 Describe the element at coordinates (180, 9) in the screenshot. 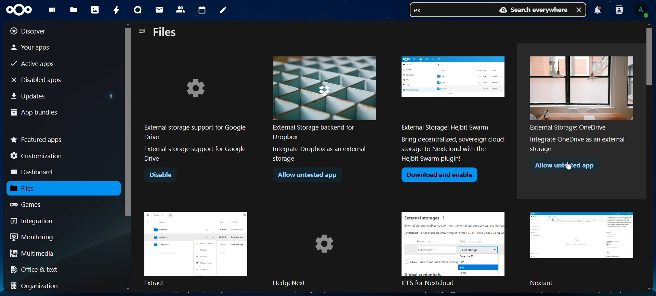

I see `contacts` at that location.